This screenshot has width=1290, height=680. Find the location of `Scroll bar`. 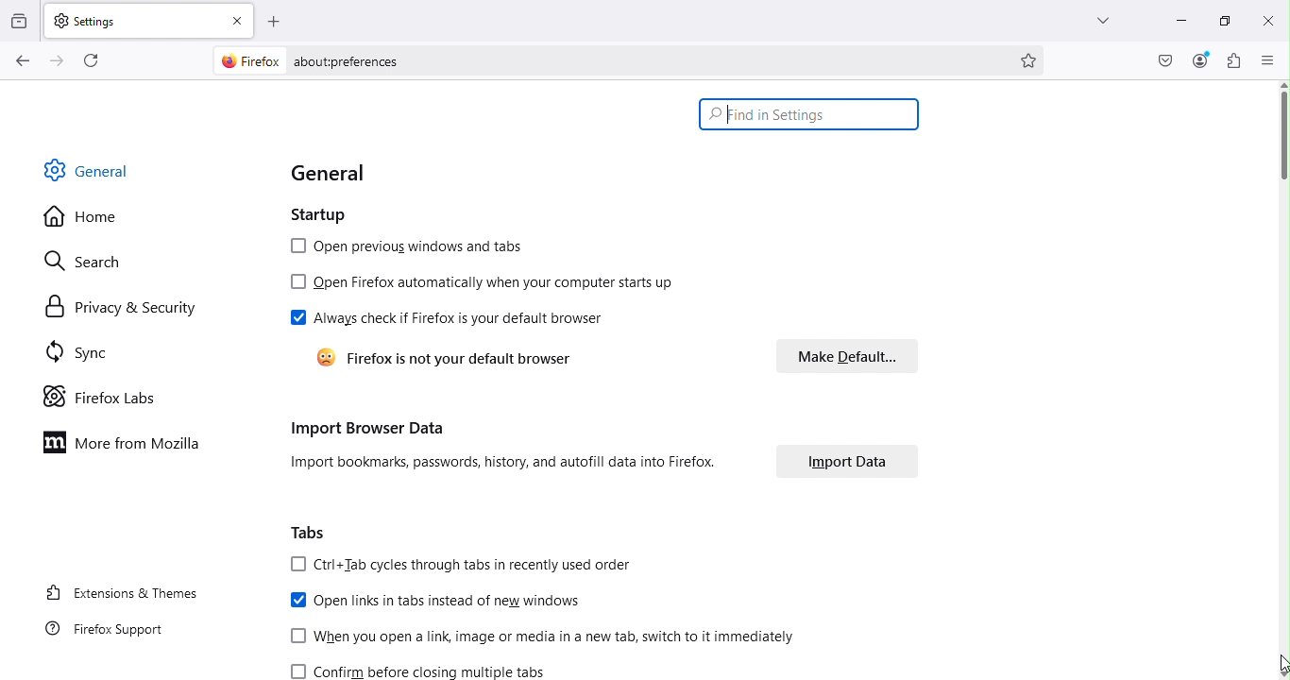

Scroll bar is located at coordinates (1282, 379).